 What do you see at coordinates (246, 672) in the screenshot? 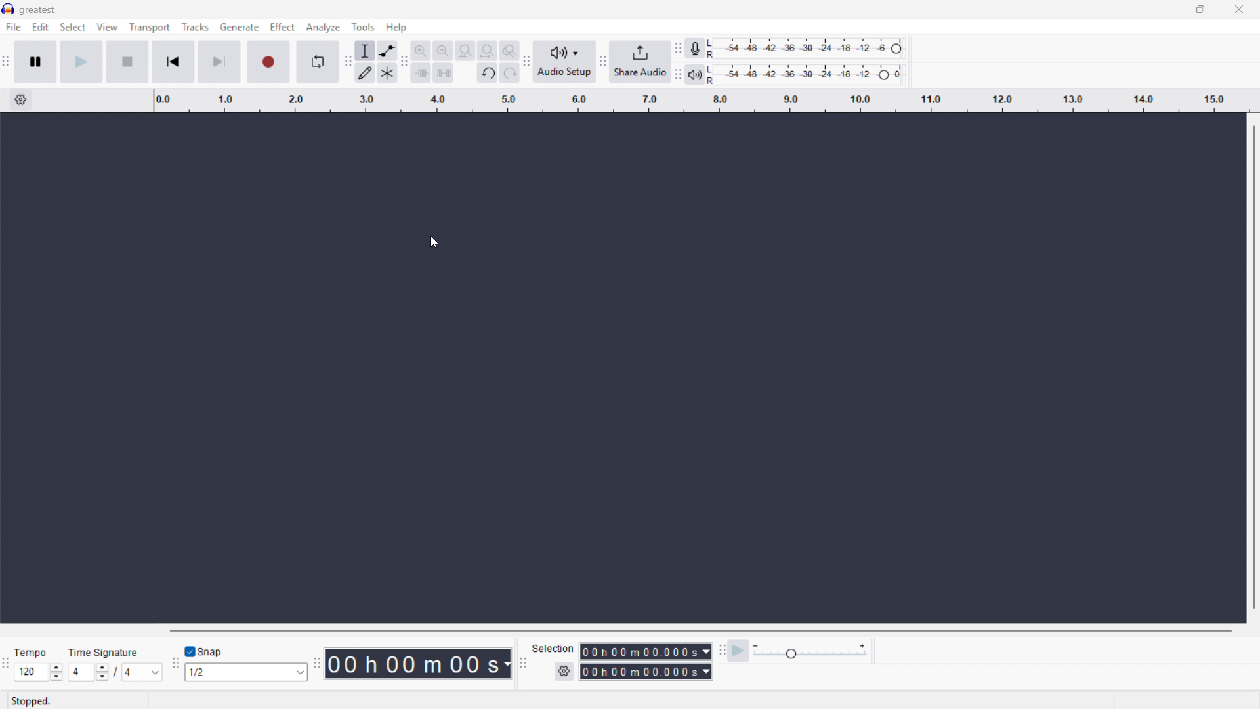
I see `Select snapping ` at bounding box center [246, 672].